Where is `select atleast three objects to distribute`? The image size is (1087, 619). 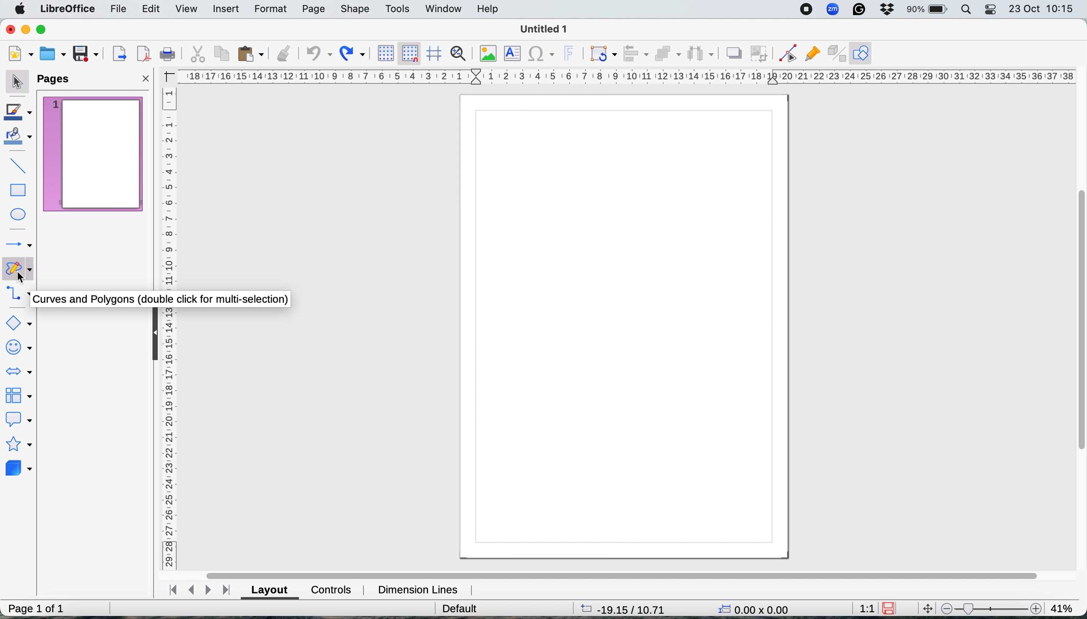
select atleast three objects to distribute is located at coordinates (701, 54).